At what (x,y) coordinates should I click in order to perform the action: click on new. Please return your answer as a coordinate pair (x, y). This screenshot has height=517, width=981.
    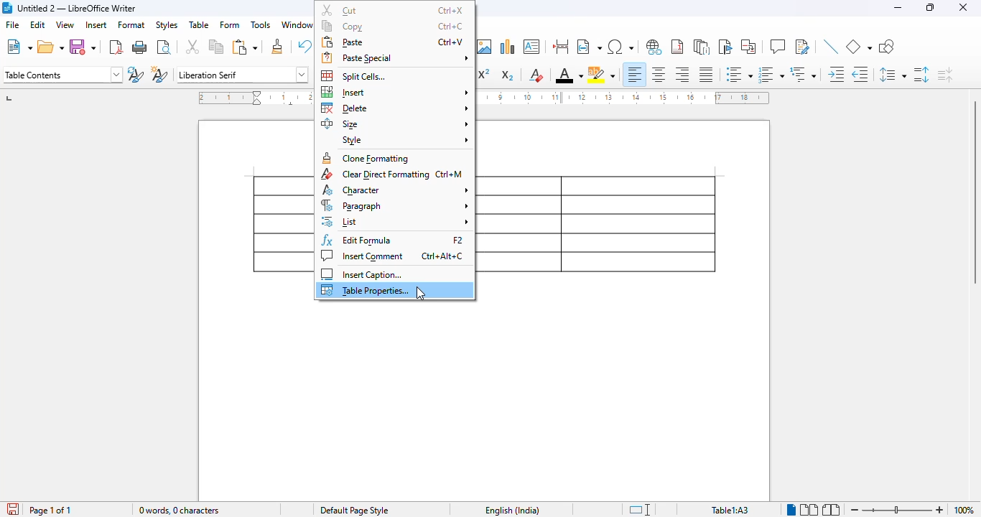
    Looking at the image, I should click on (19, 47).